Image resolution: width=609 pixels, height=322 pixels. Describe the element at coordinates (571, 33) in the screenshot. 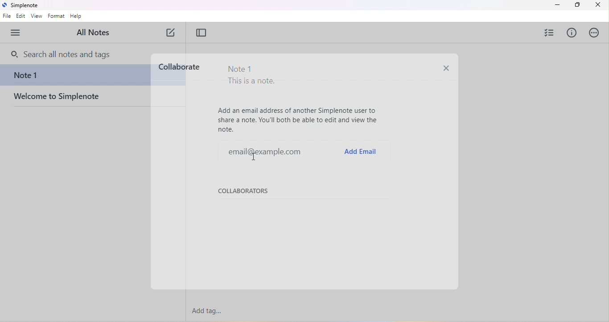

I see `info` at that location.